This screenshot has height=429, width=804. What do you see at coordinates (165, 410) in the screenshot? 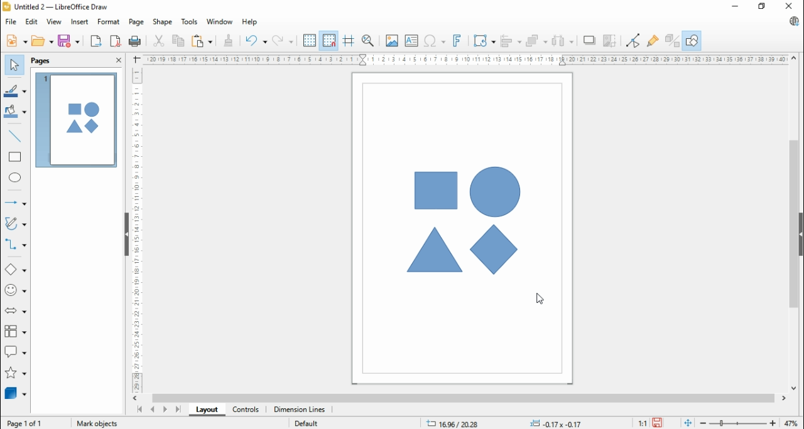
I see `next page` at bounding box center [165, 410].